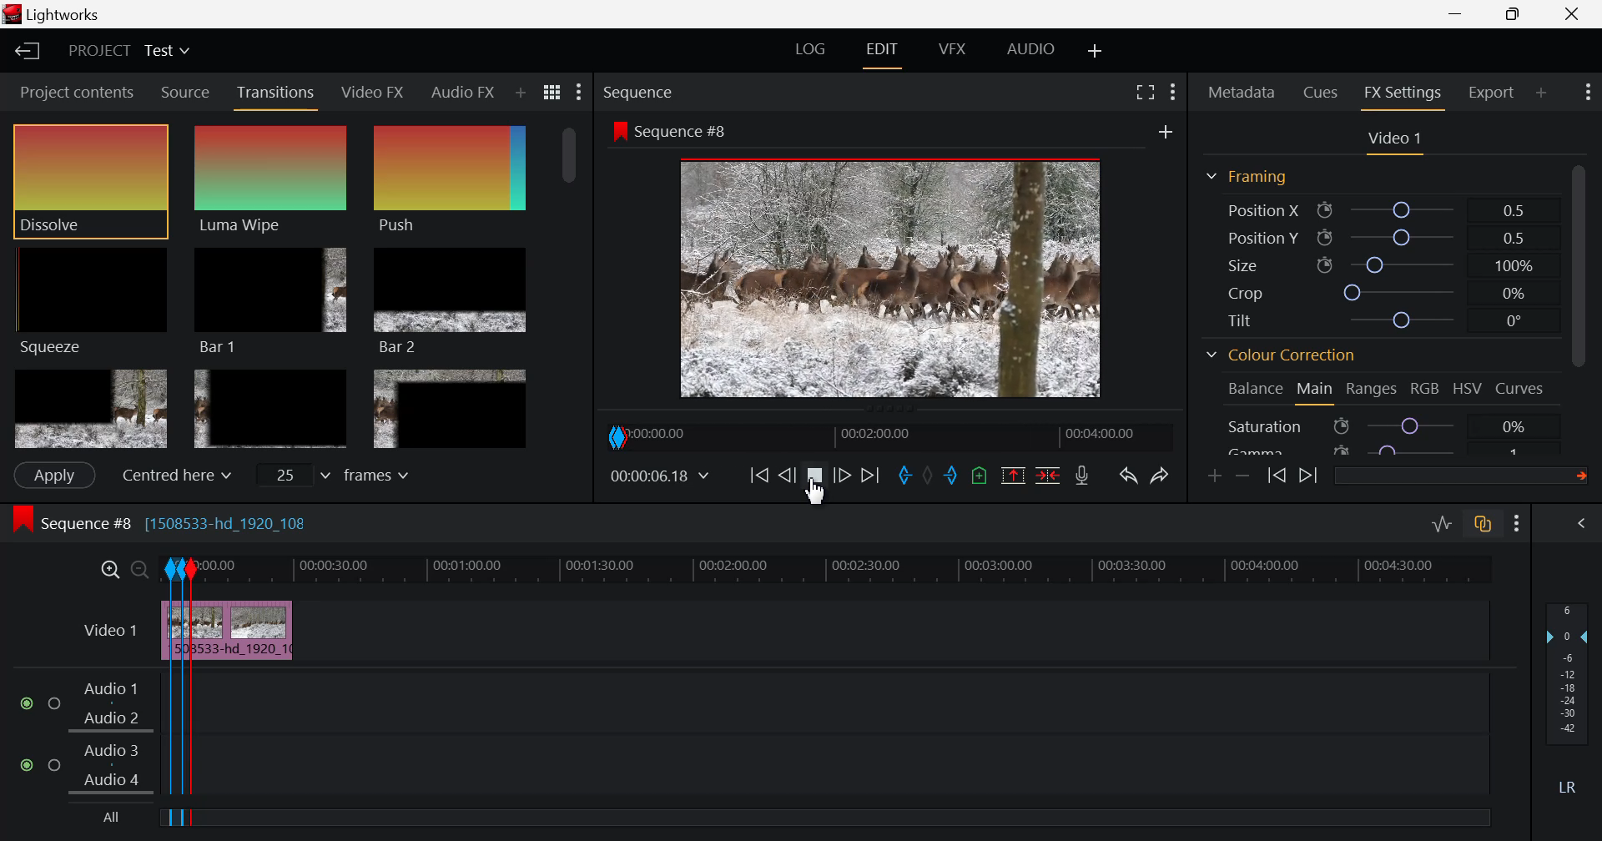 The width and height of the screenshot is (1602, 841). I want to click on Sequence #8 [1508533-hd_1920_10, so click(165, 521).